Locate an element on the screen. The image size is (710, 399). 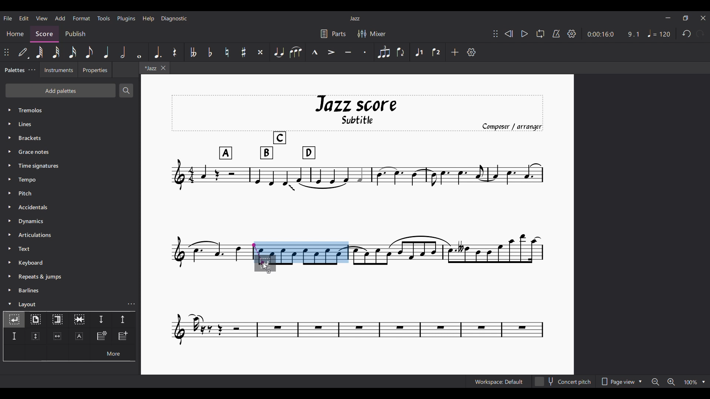
Indicates point of contact is located at coordinates (258, 253).